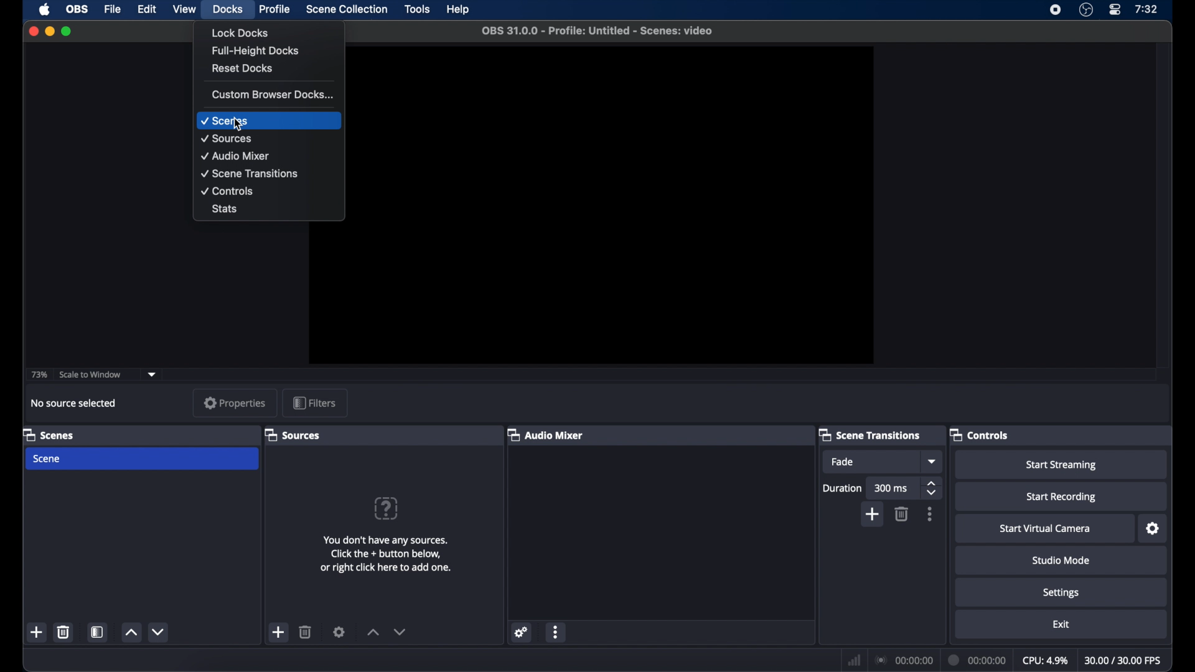  I want to click on Scene transition dropdown , so click(933, 461).